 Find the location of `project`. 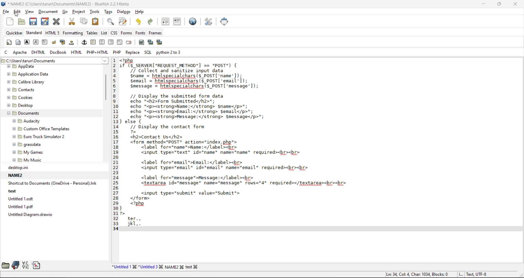

project is located at coordinates (79, 12).